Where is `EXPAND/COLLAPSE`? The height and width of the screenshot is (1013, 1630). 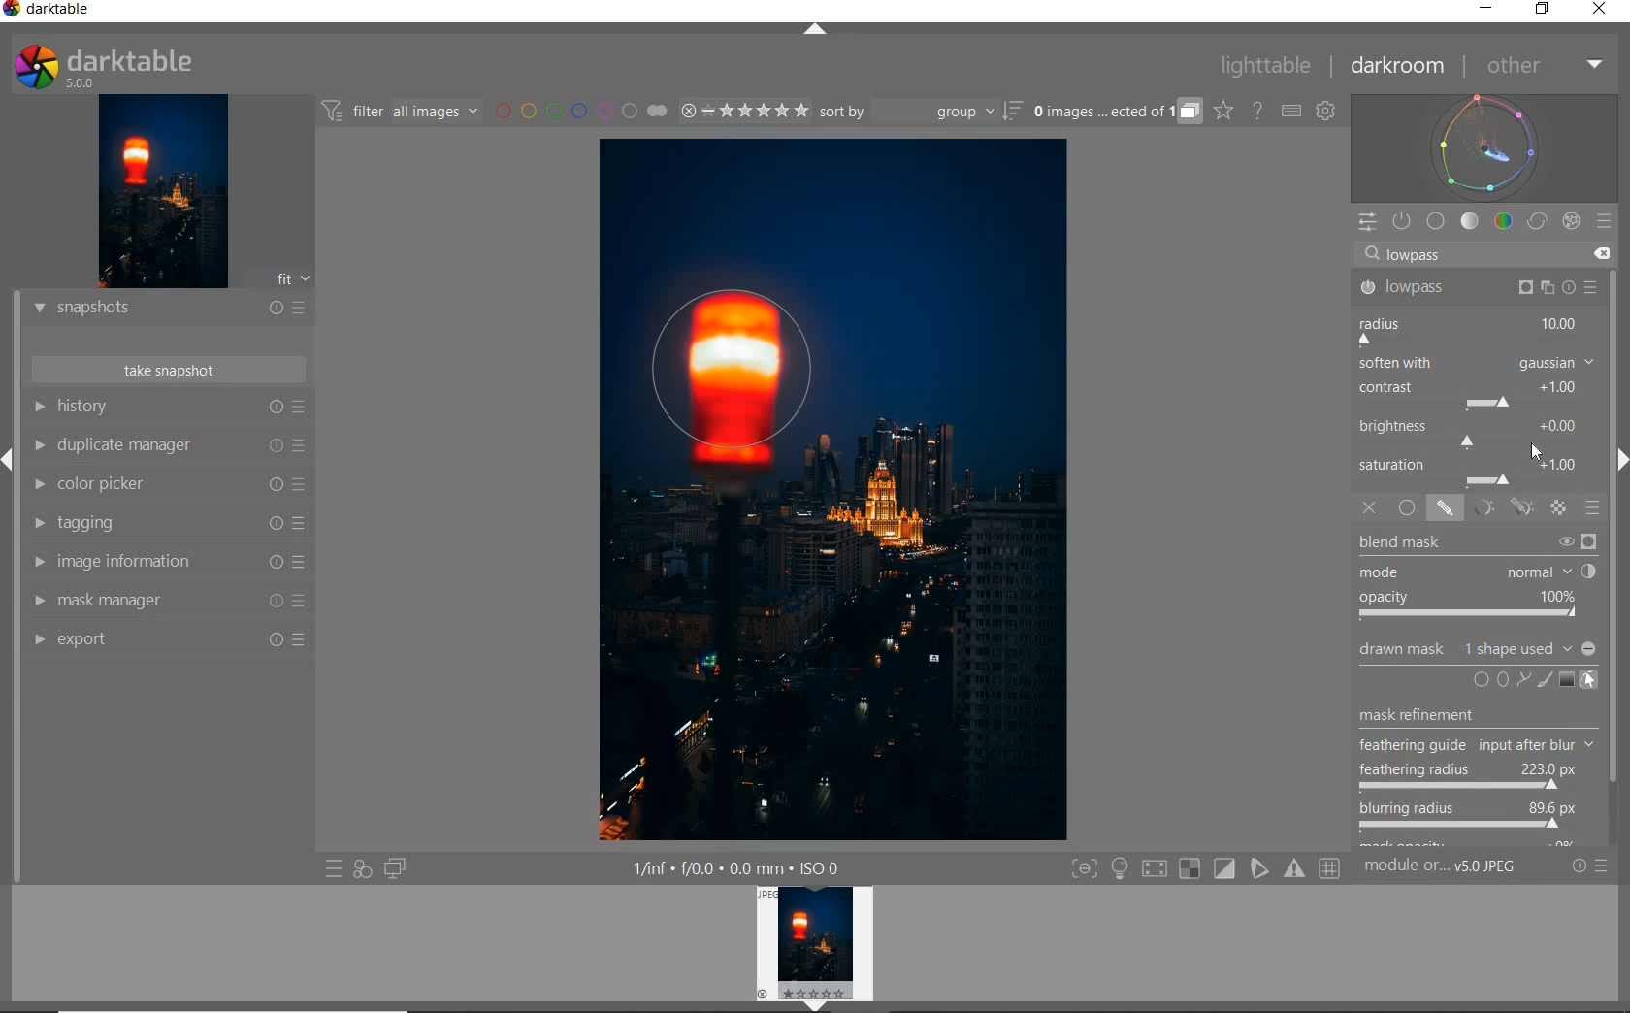 EXPAND/COLLAPSE is located at coordinates (816, 29).